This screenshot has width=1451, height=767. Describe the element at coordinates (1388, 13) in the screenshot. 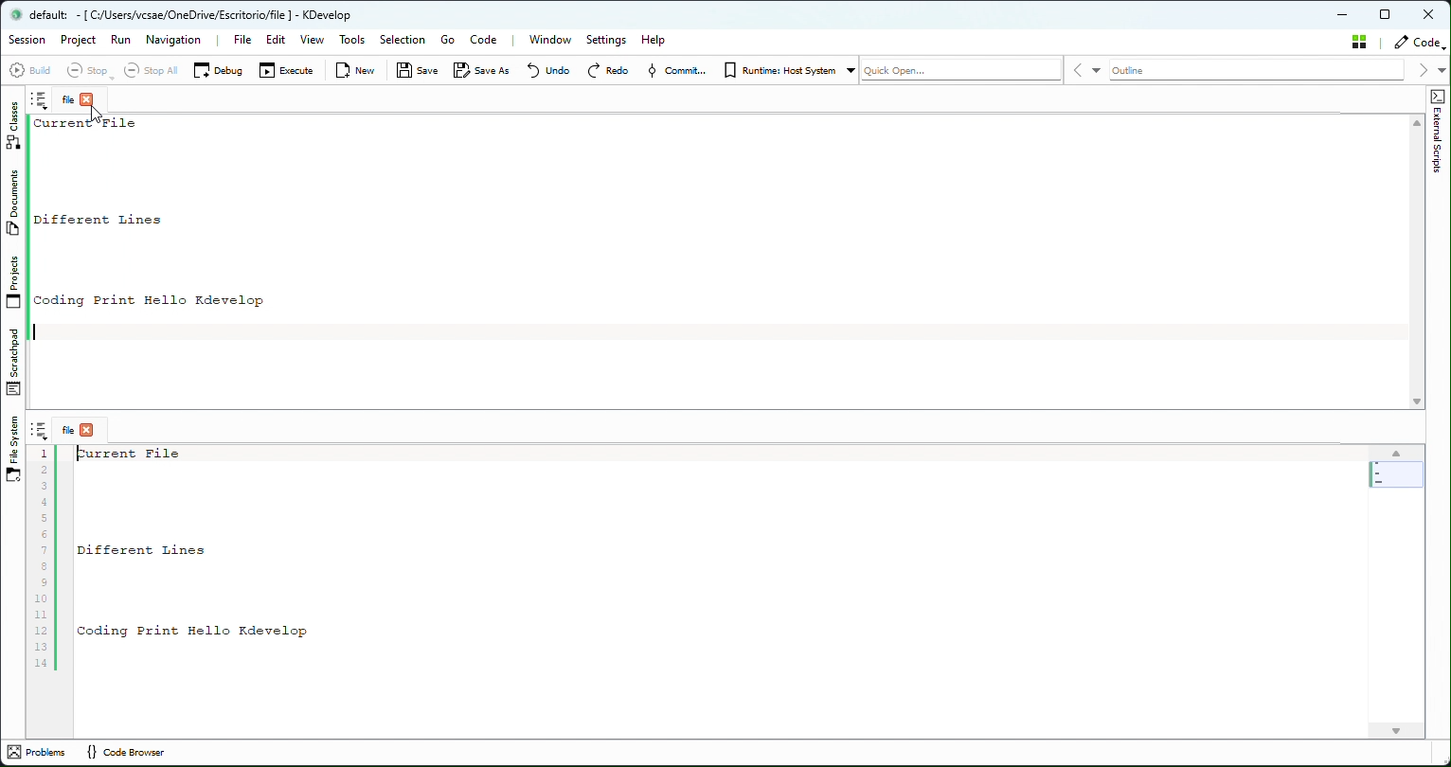

I see `Restore` at that location.